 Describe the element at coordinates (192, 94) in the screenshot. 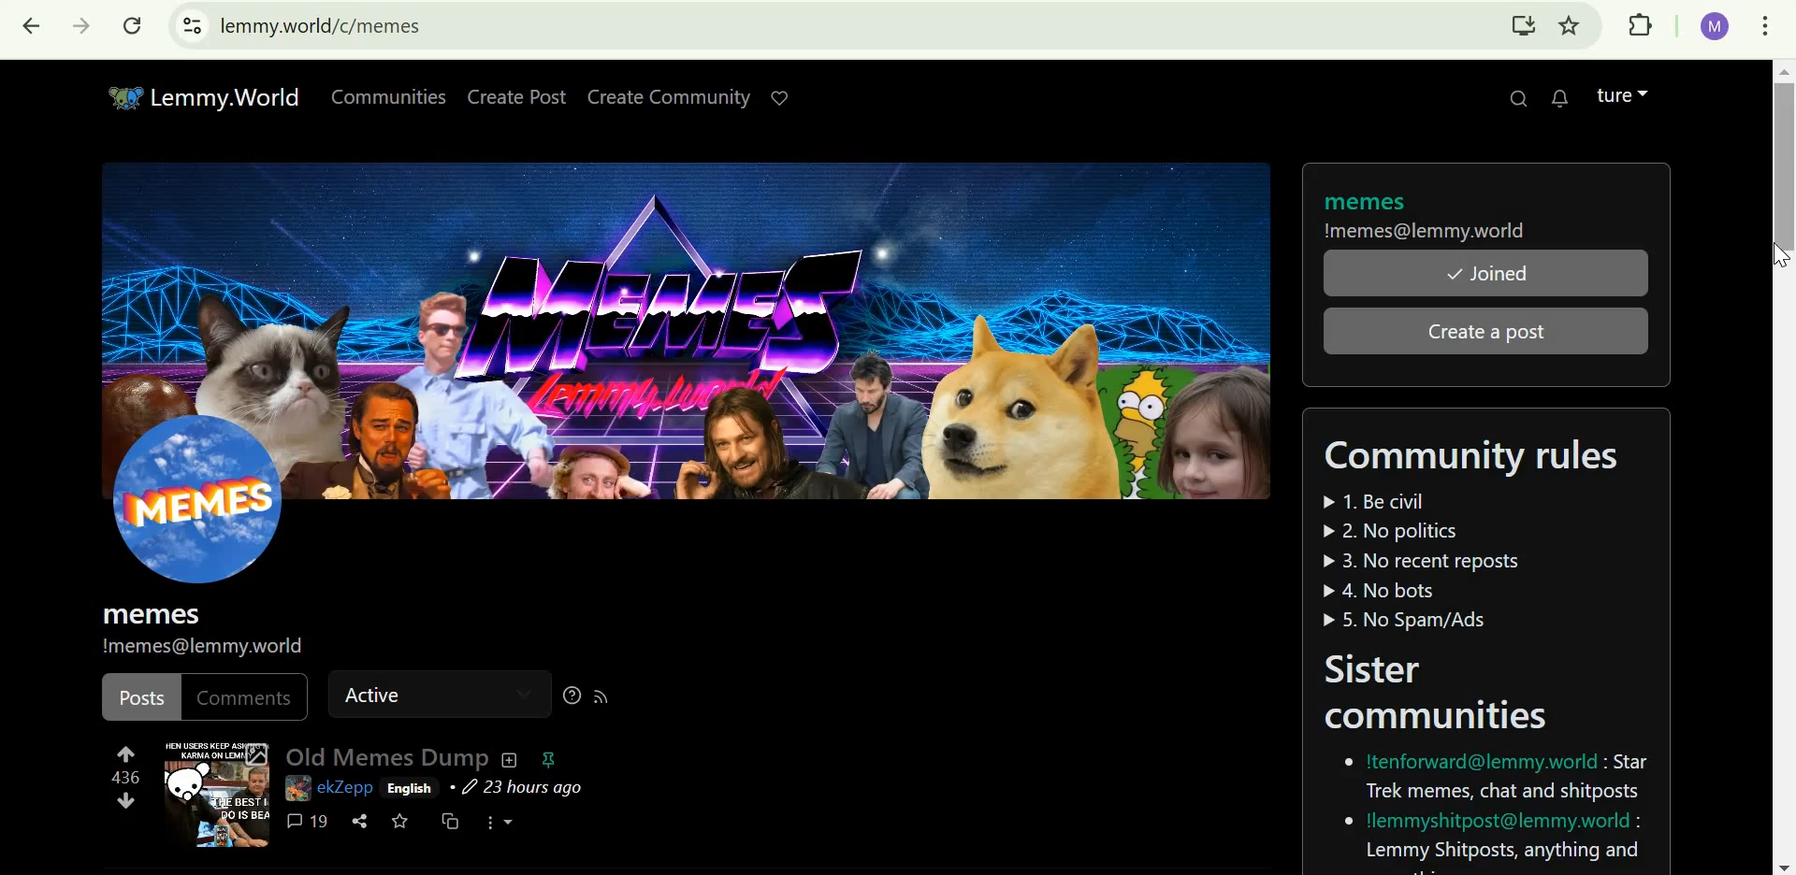

I see `Lemmy.World` at that location.